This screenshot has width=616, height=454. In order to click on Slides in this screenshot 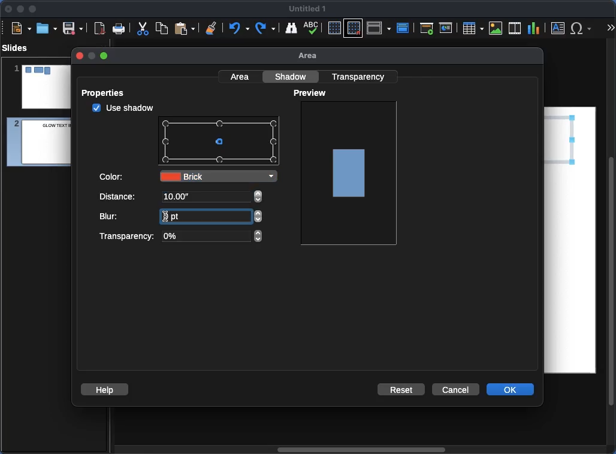, I will do `click(19, 48)`.